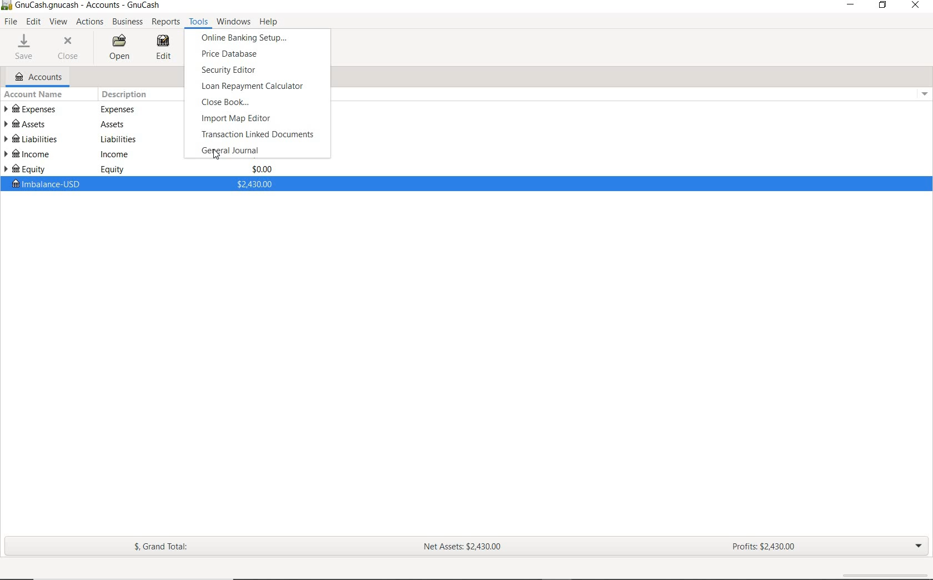  I want to click on IMPORT MAP EDITOR, so click(258, 119).